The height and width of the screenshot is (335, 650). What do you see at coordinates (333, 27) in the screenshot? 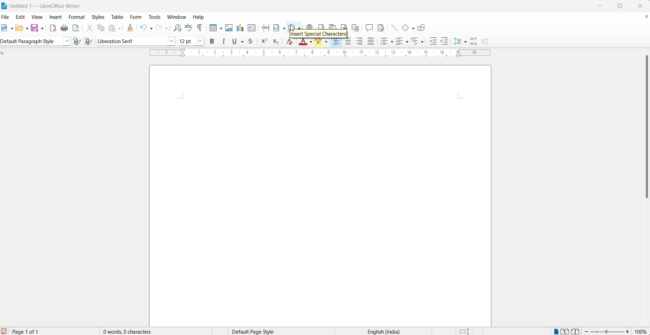
I see `insert endnote` at bounding box center [333, 27].